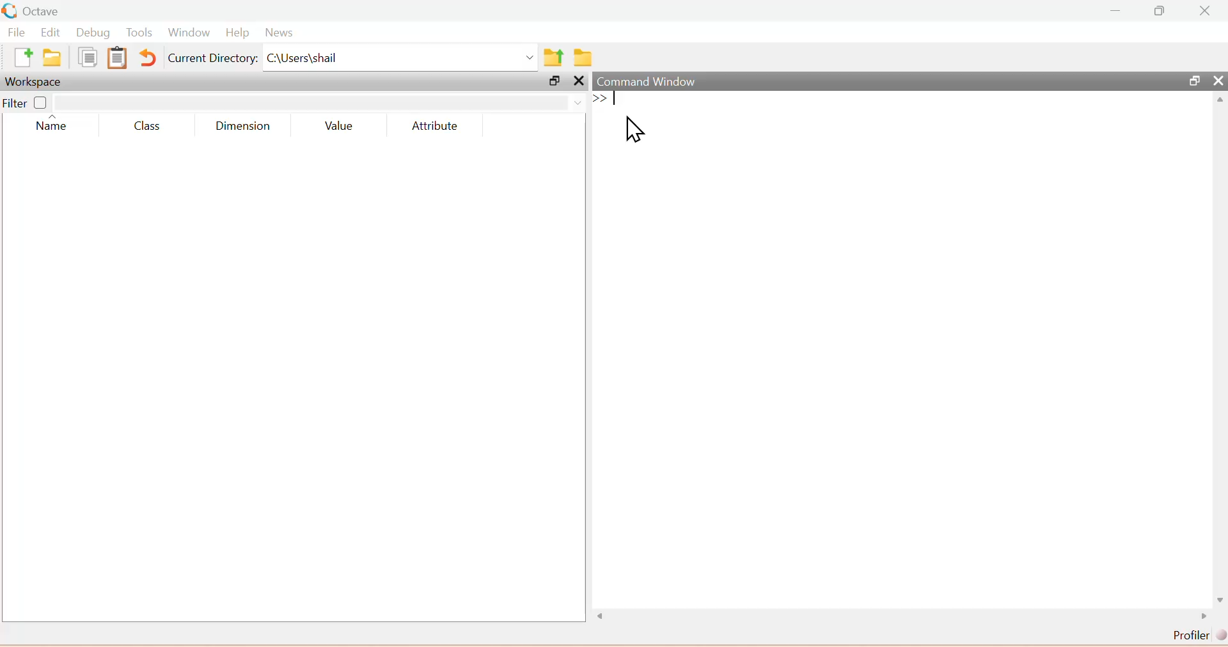  Describe the element at coordinates (248, 126) in the screenshot. I see `Dimension` at that location.